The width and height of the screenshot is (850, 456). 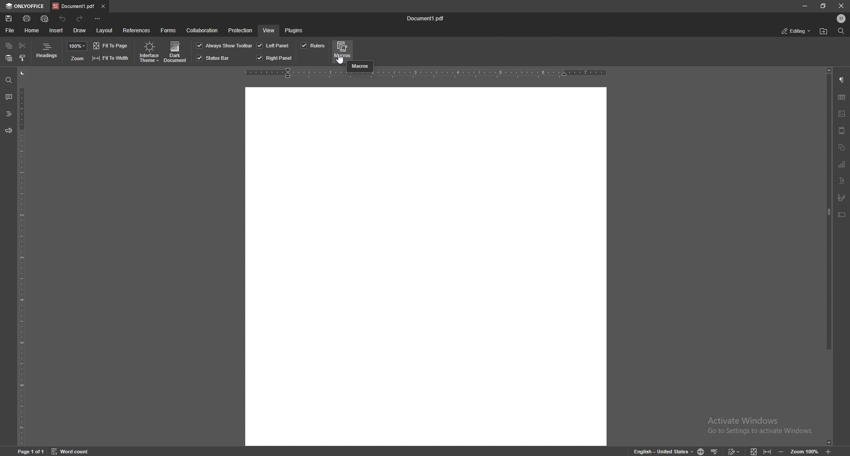 What do you see at coordinates (842, 130) in the screenshot?
I see `header and footer` at bounding box center [842, 130].